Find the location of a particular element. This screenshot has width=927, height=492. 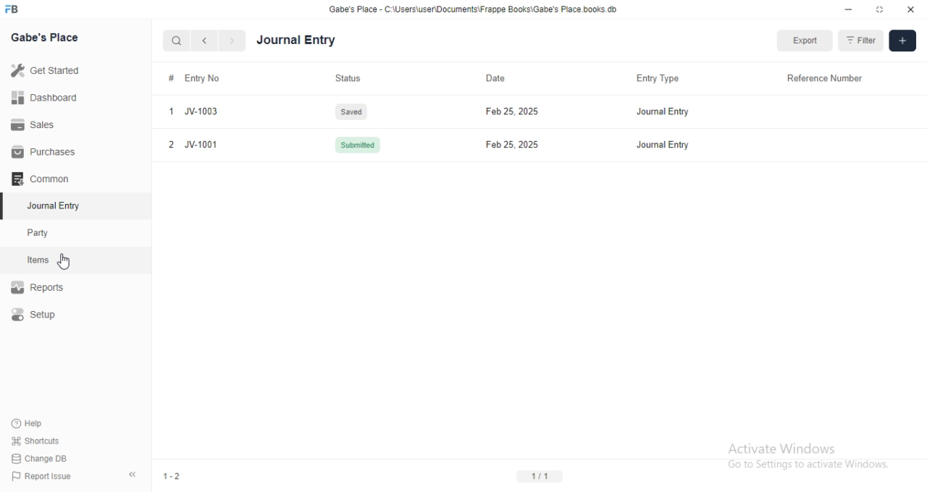

Gabe's Place is located at coordinates (48, 38).